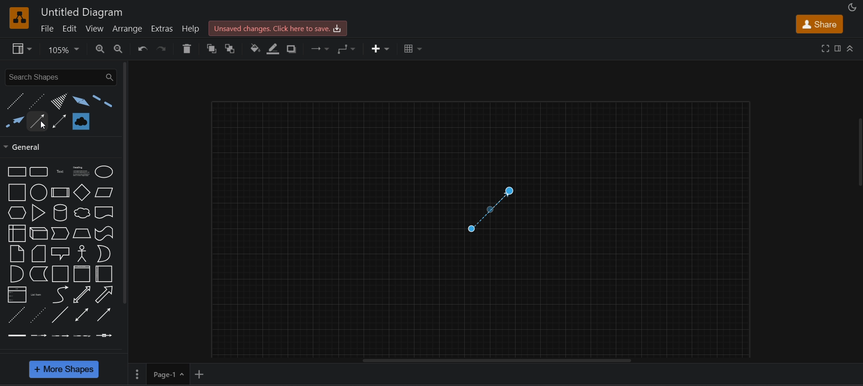  I want to click on dashed arrow head, so click(14, 124).